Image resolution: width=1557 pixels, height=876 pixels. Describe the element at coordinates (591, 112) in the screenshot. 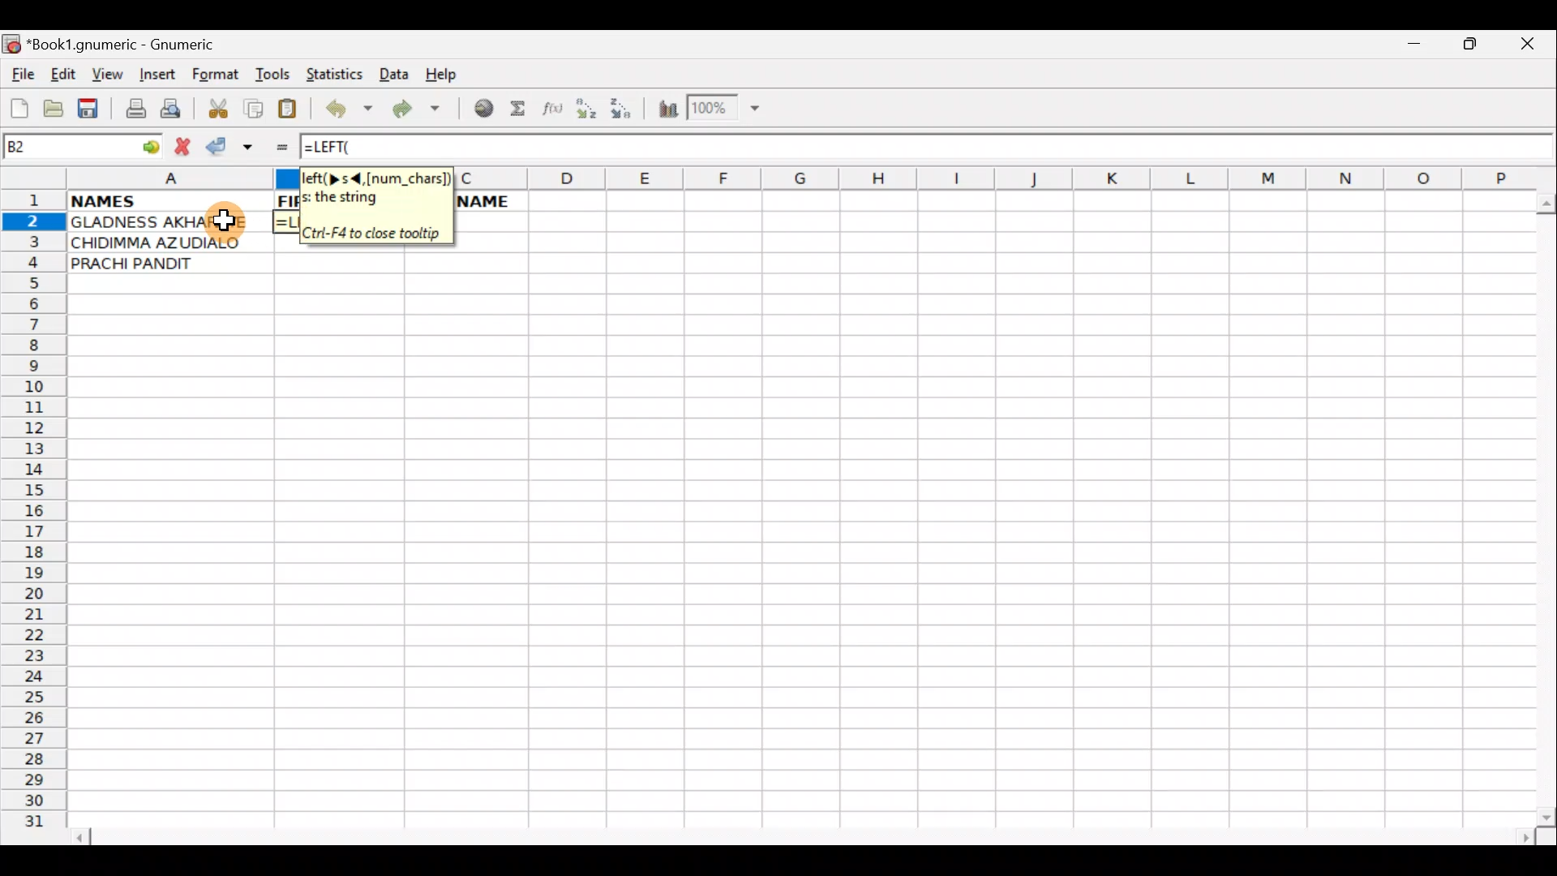

I see `Sort Ascending order` at that location.